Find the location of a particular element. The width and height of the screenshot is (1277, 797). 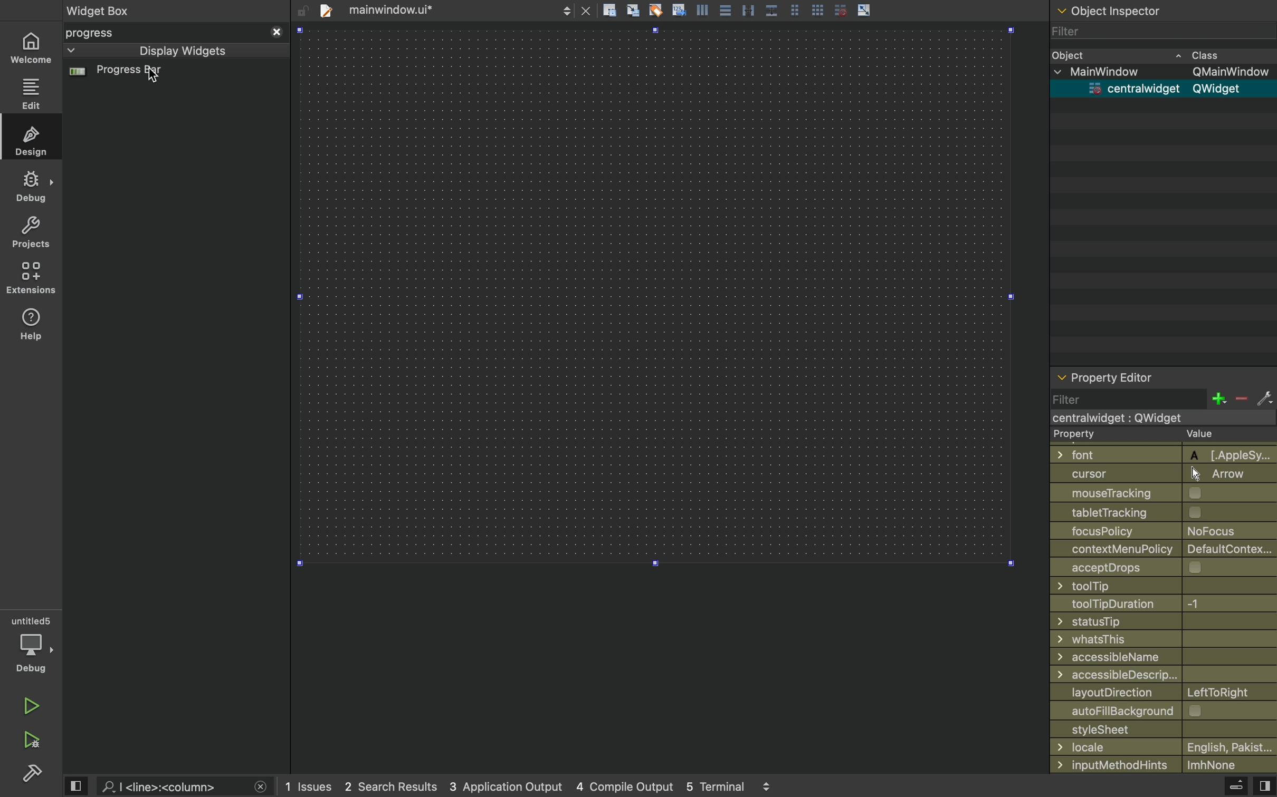

edit is located at coordinates (33, 139).